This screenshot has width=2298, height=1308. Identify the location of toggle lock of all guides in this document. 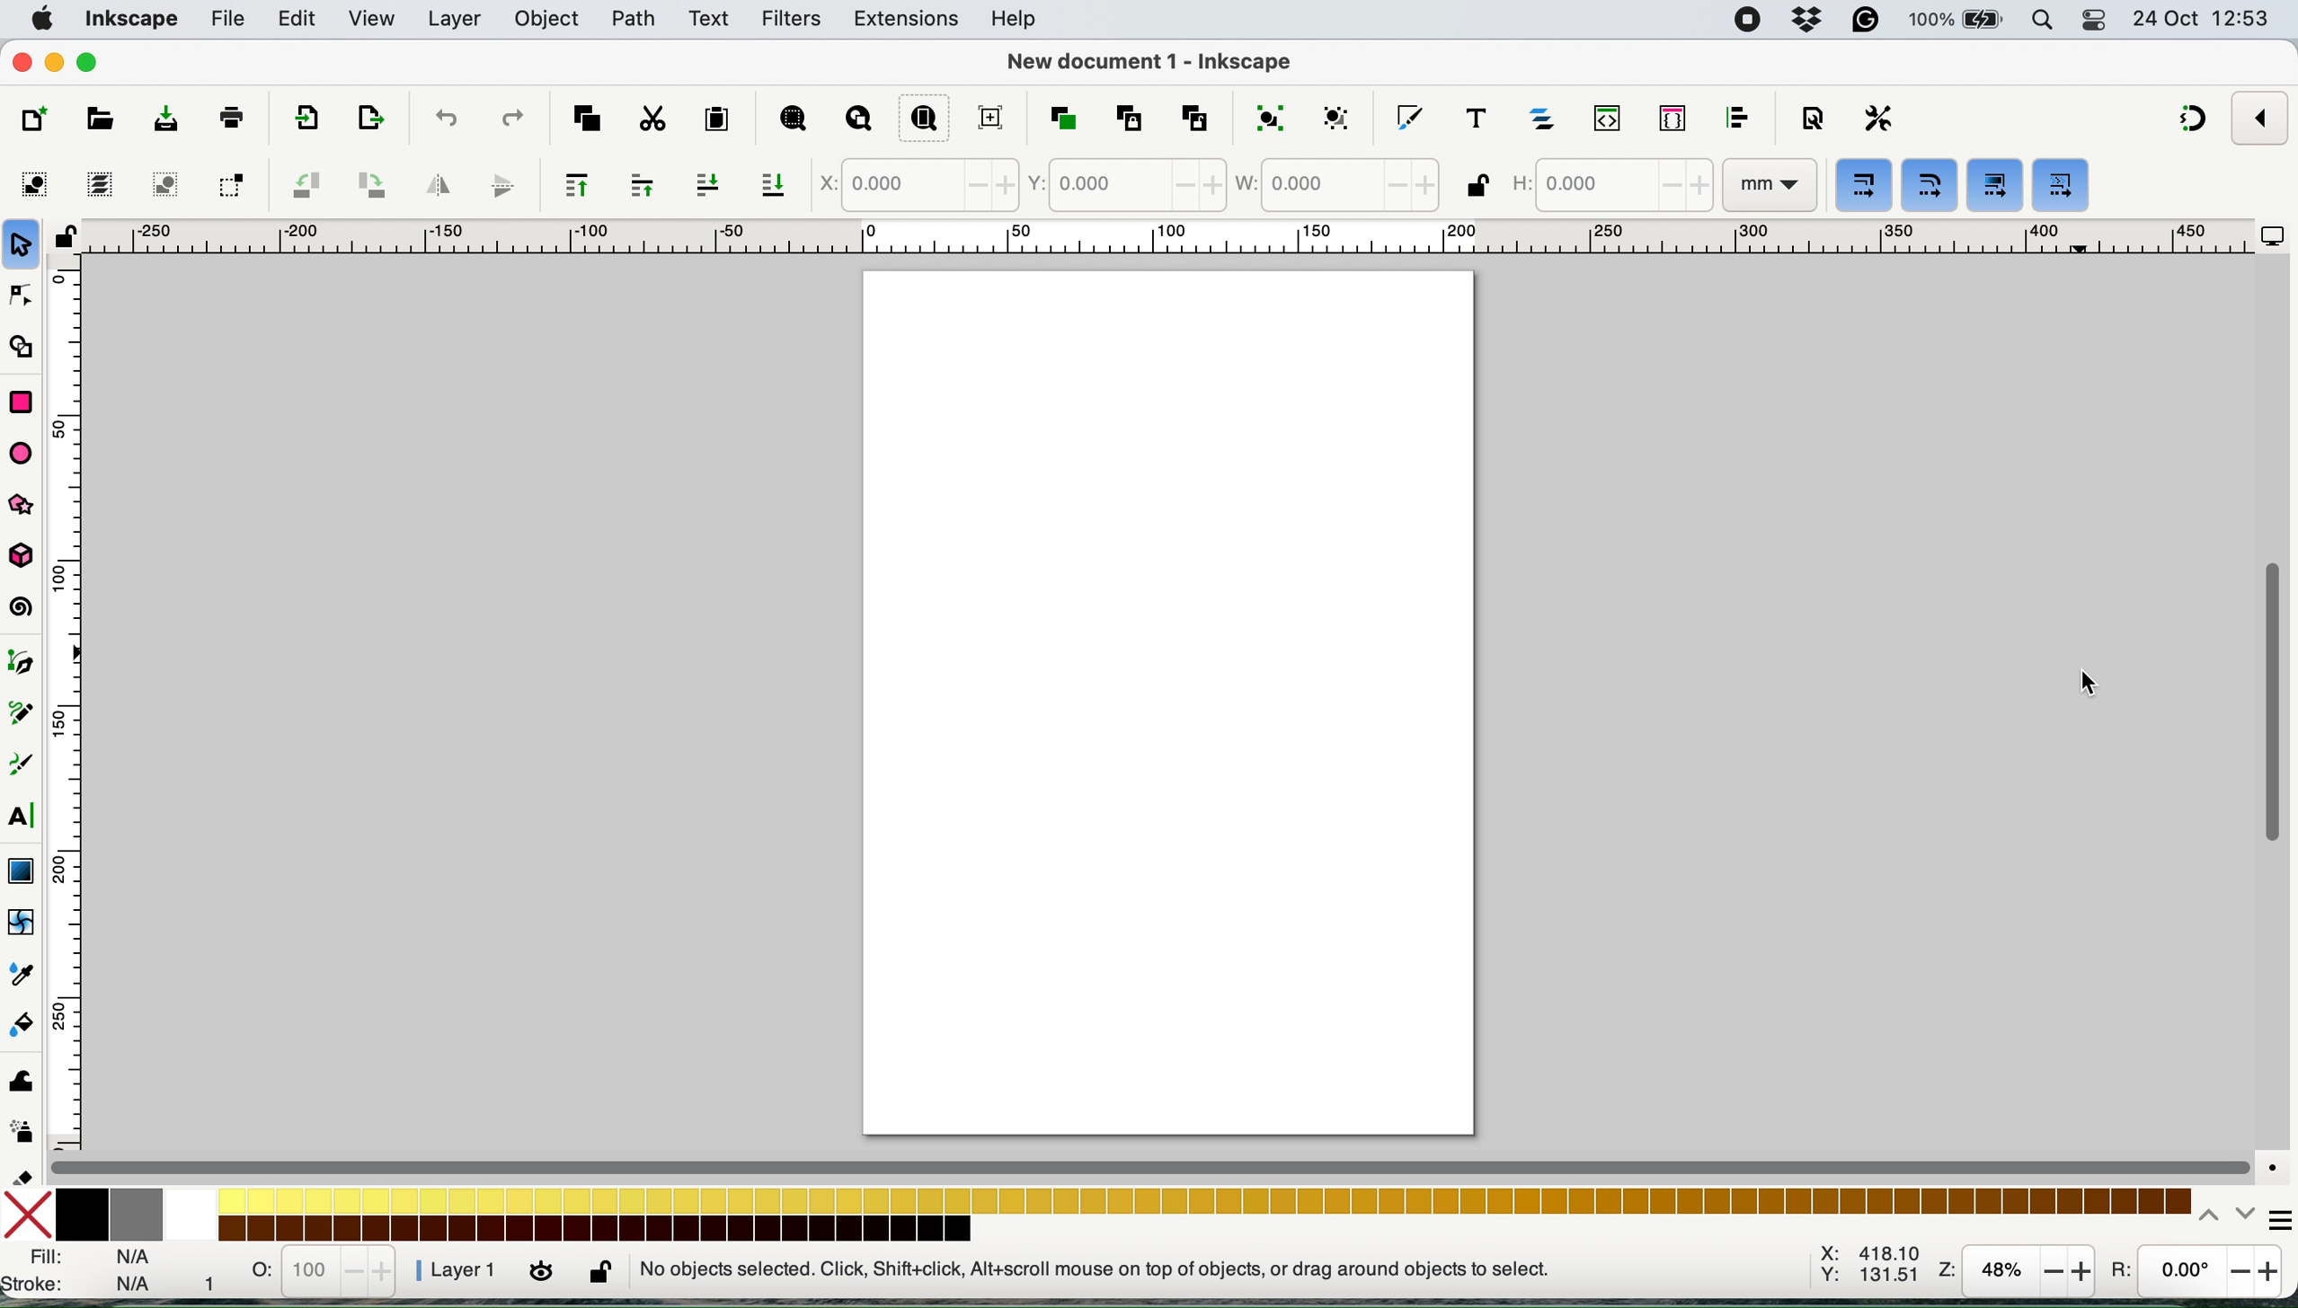
(67, 236).